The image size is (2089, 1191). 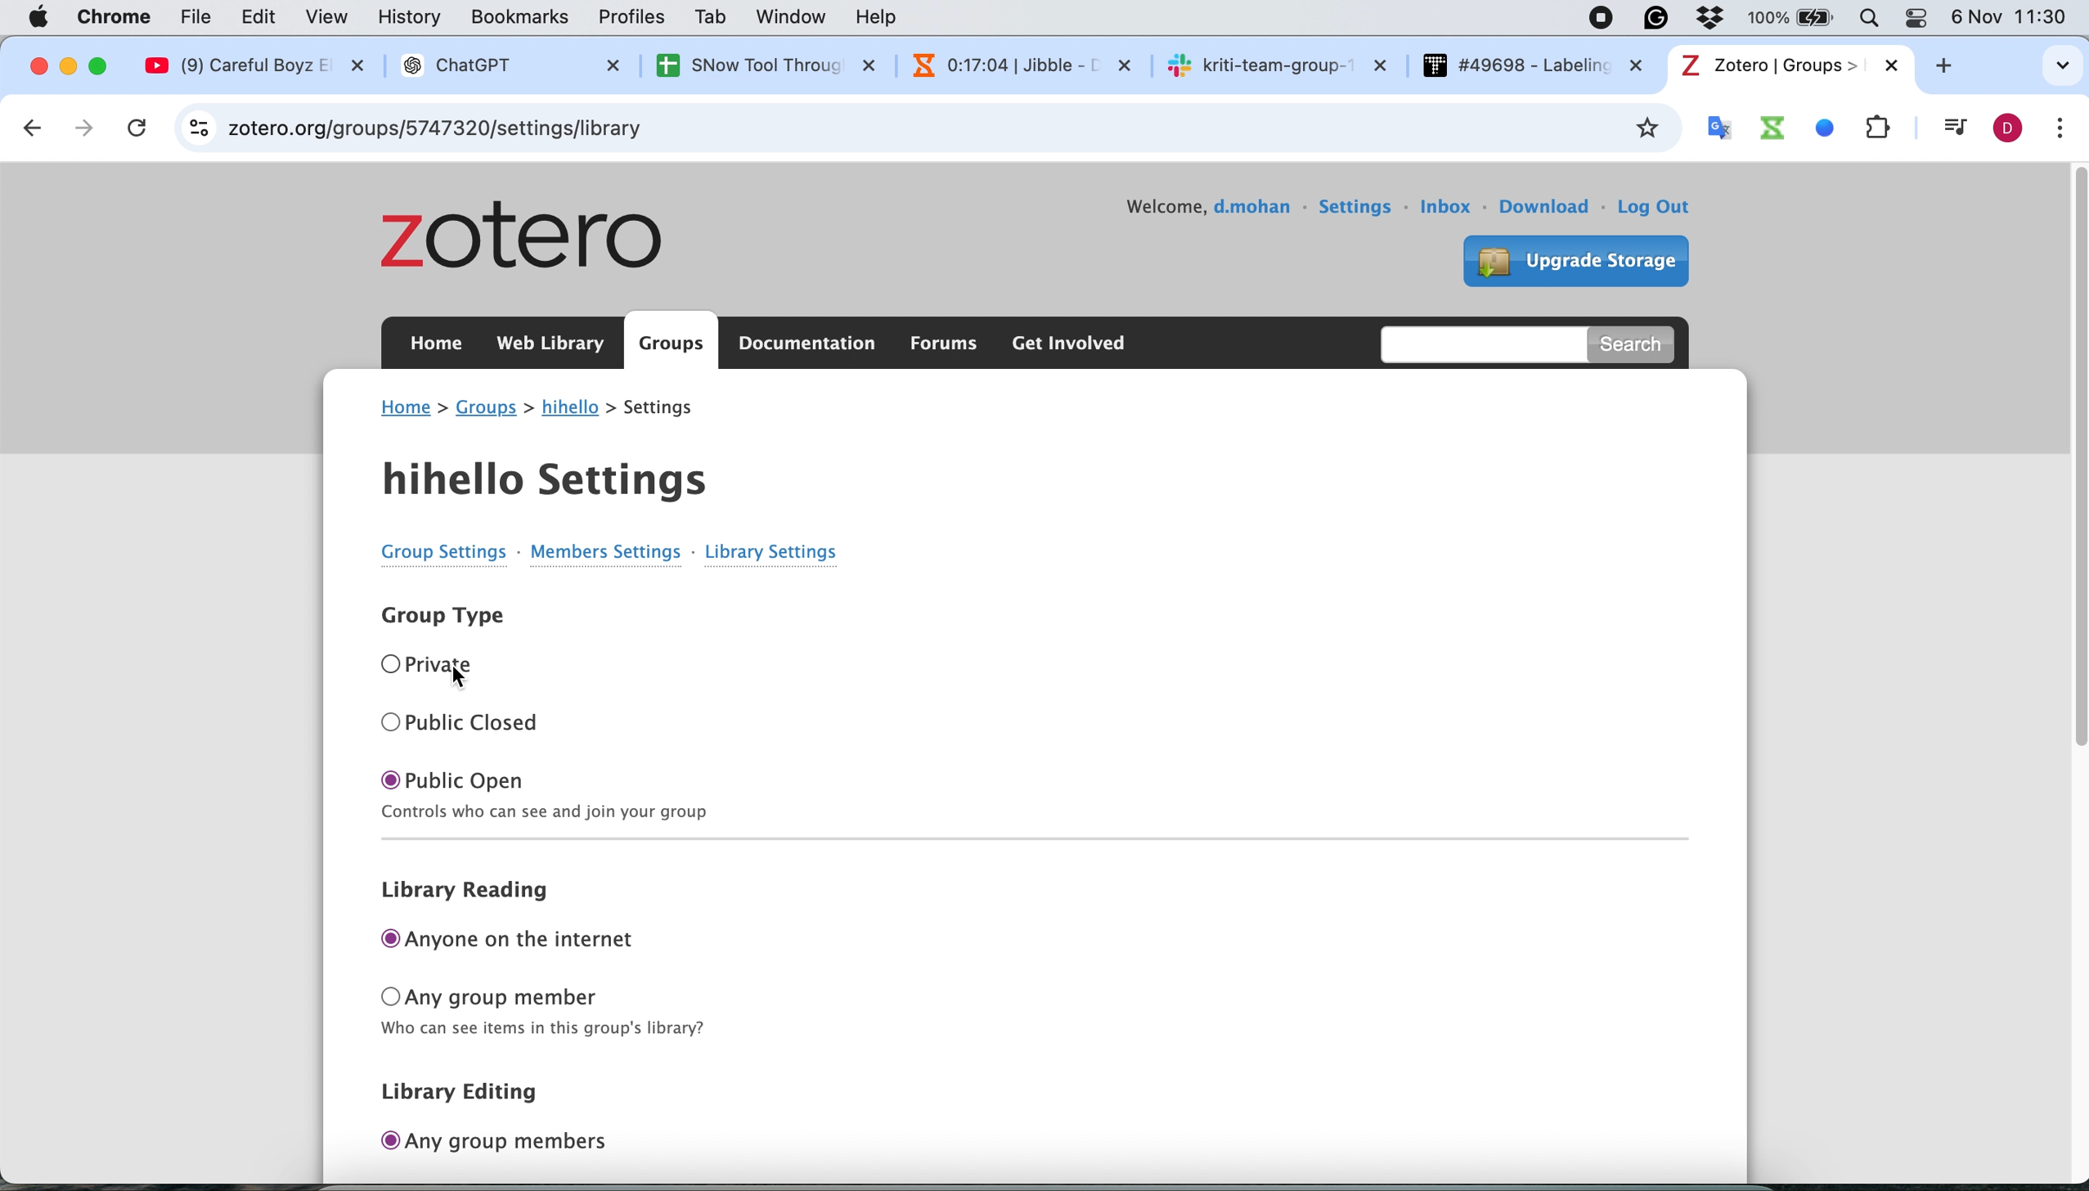 What do you see at coordinates (1808, 127) in the screenshot?
I see `system extensions` at bounding box center [1808, 127].